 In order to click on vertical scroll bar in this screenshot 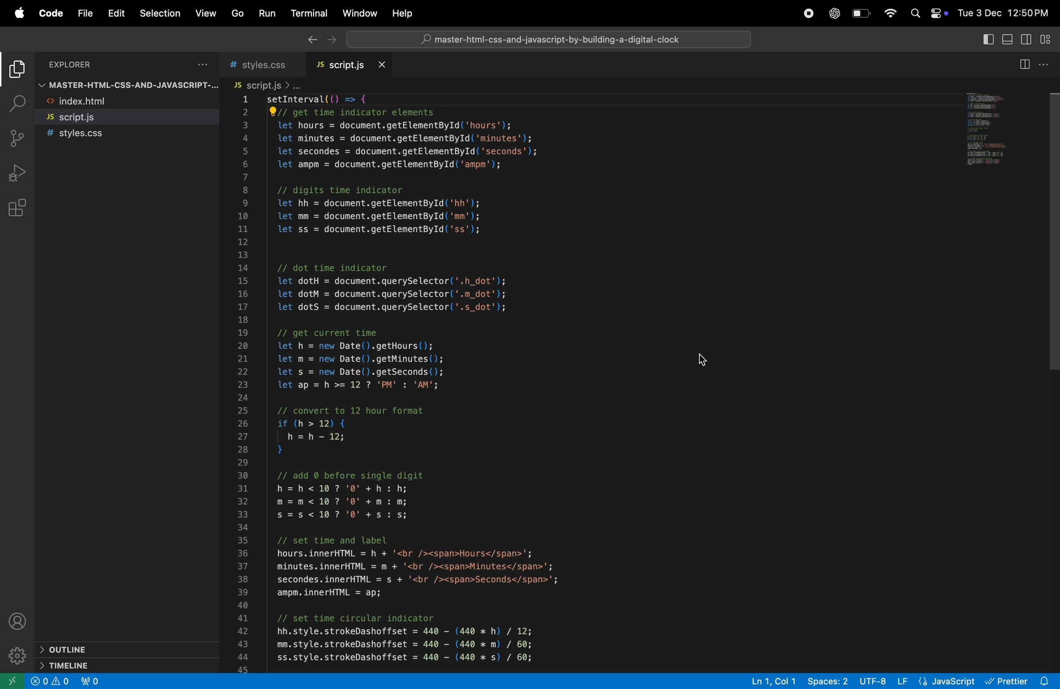, I will do `click(1052, 236)`.